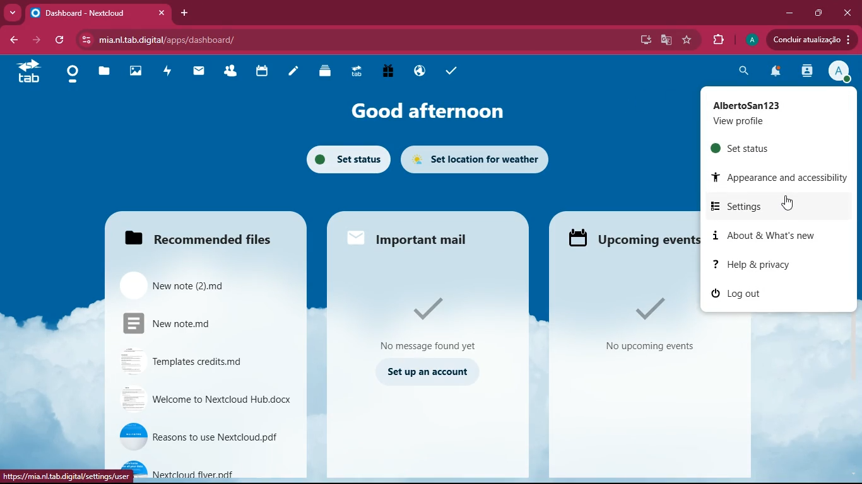 The width and height of the screenshot is (862, 484). What do you see at coordinates (194, 359) in the screenshot?
I see `file` at bounding box center [194, 359].